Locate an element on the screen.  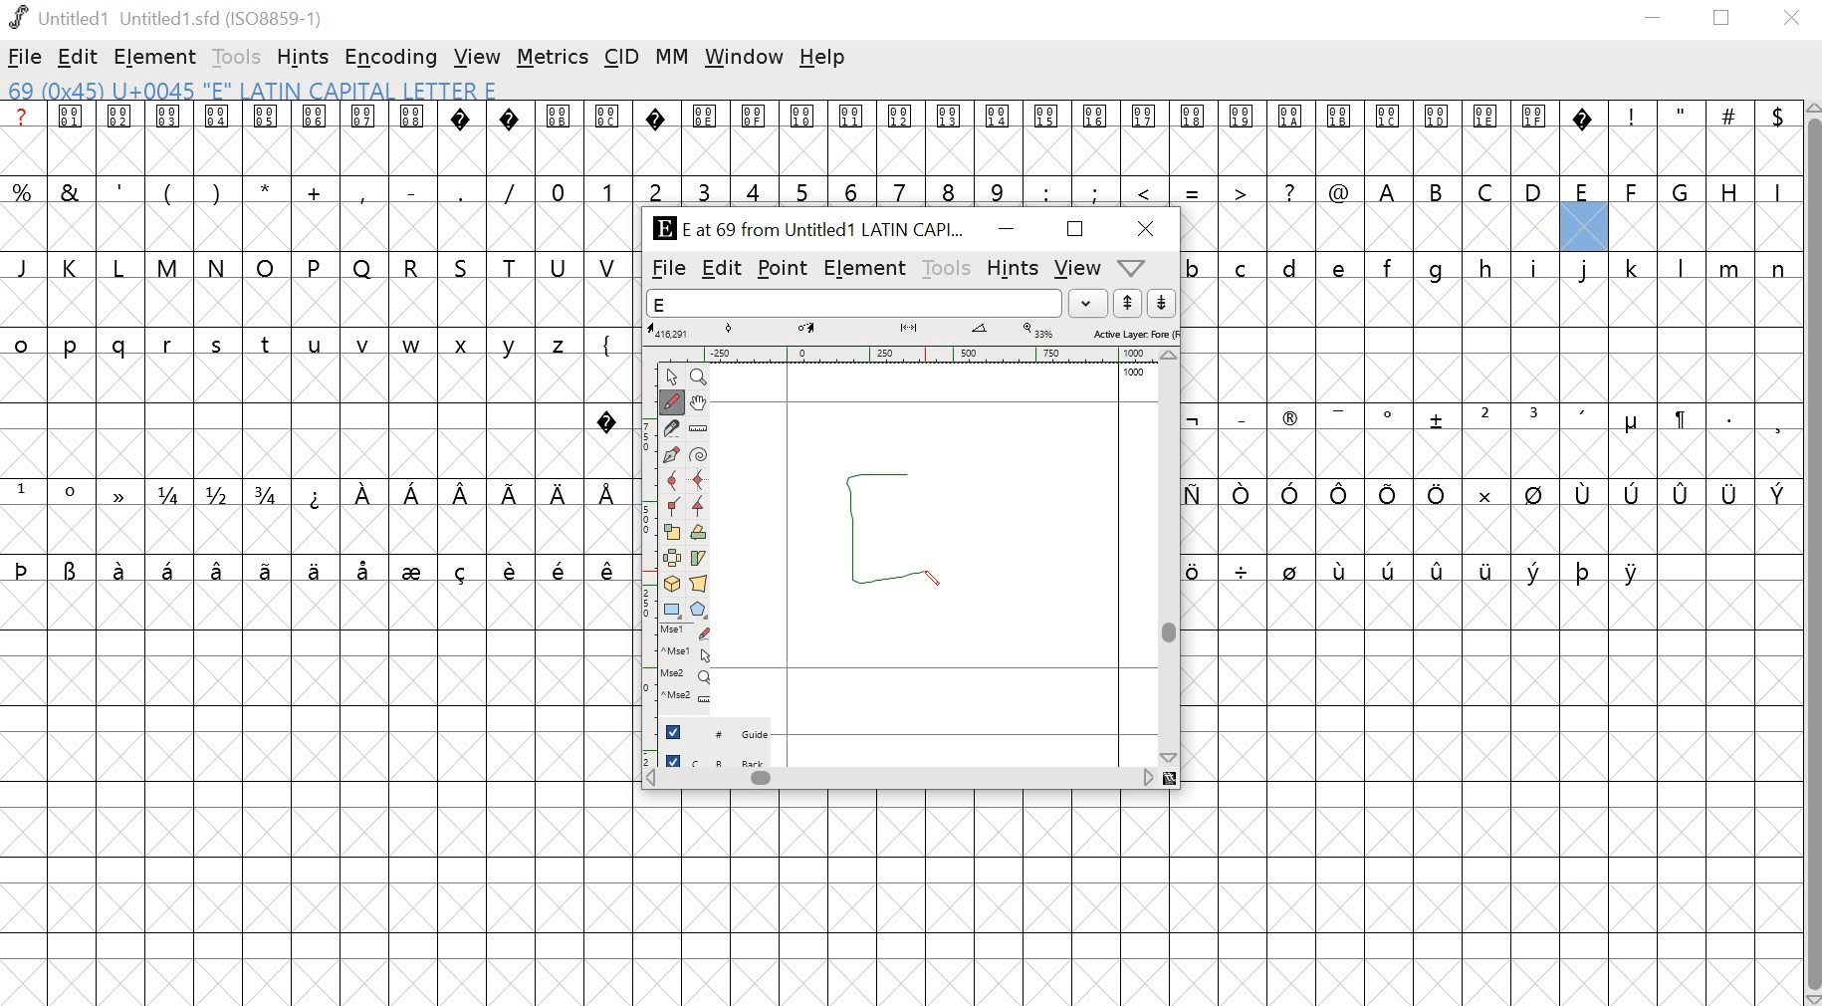
edit is located at coordinates (722, 270).